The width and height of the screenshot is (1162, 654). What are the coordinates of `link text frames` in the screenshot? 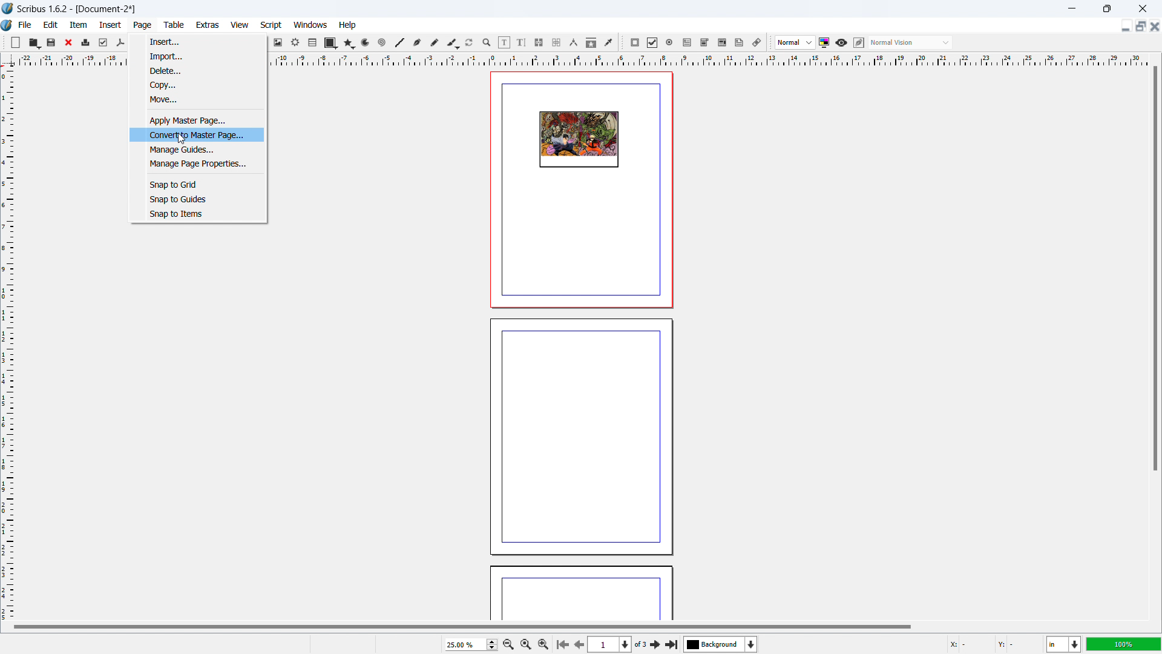 It's located at (539, 43).